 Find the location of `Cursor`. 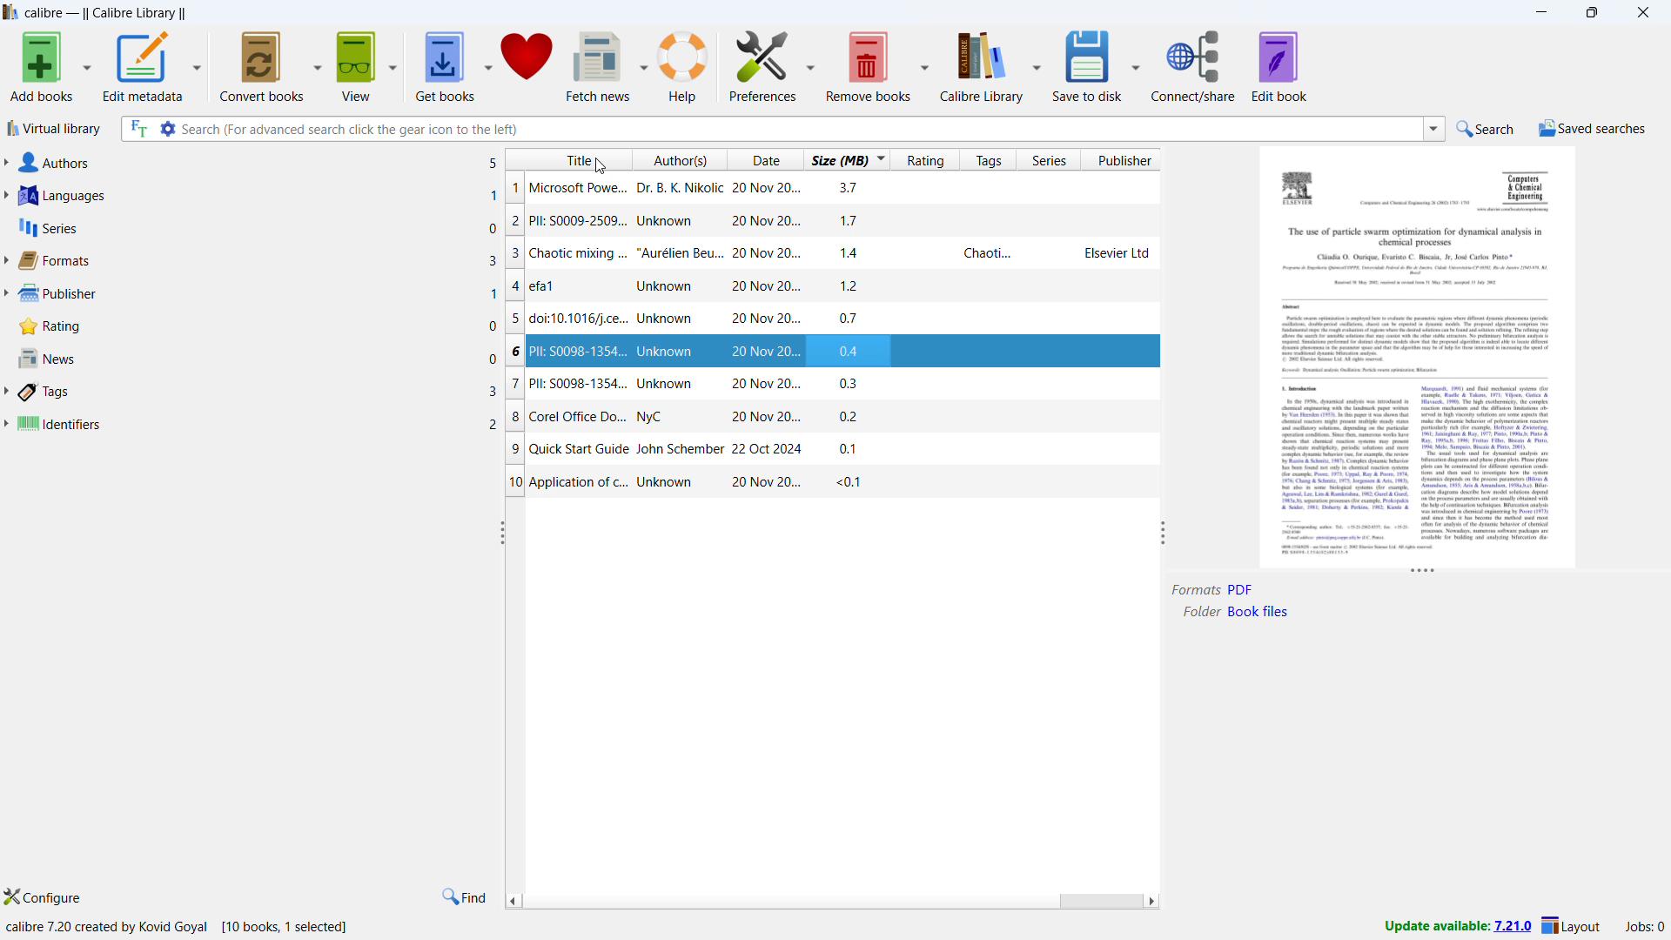

Cursor is located at coordinates (599, 165).